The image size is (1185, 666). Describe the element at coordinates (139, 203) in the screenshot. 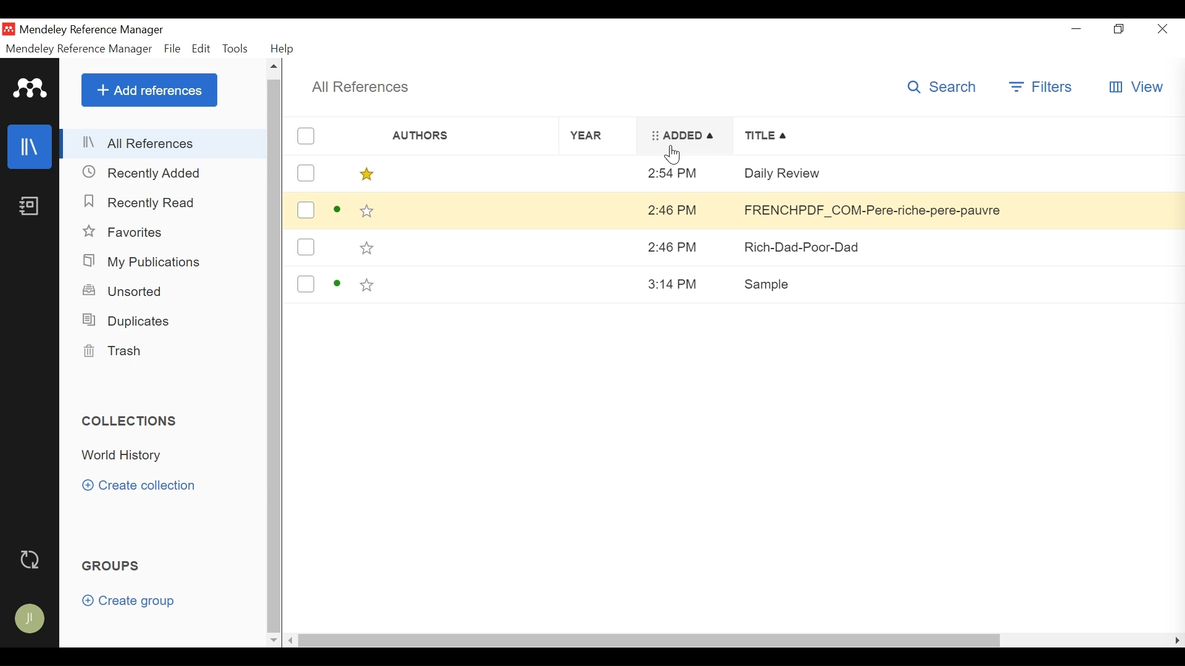

I see `Recently Read` at that location.